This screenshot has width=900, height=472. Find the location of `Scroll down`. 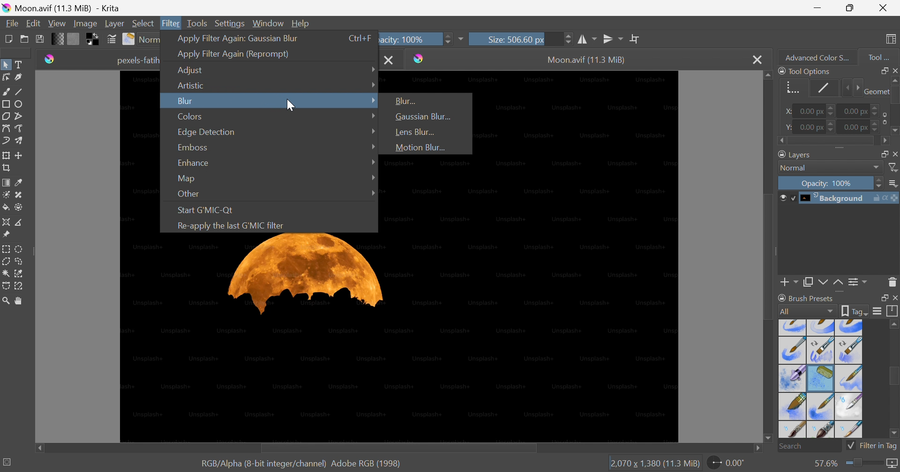

Scroll down is located at coordinates (894, 132).